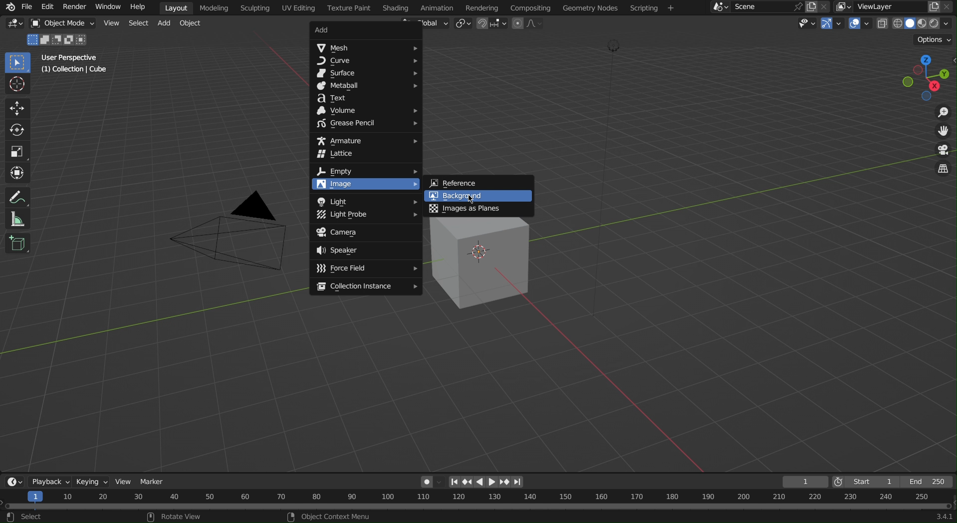 The height and width of the screenshot is (523, 957). Describe the element at coordinates (14, 482) in the screenshot. I see `Editor Types` at that location.